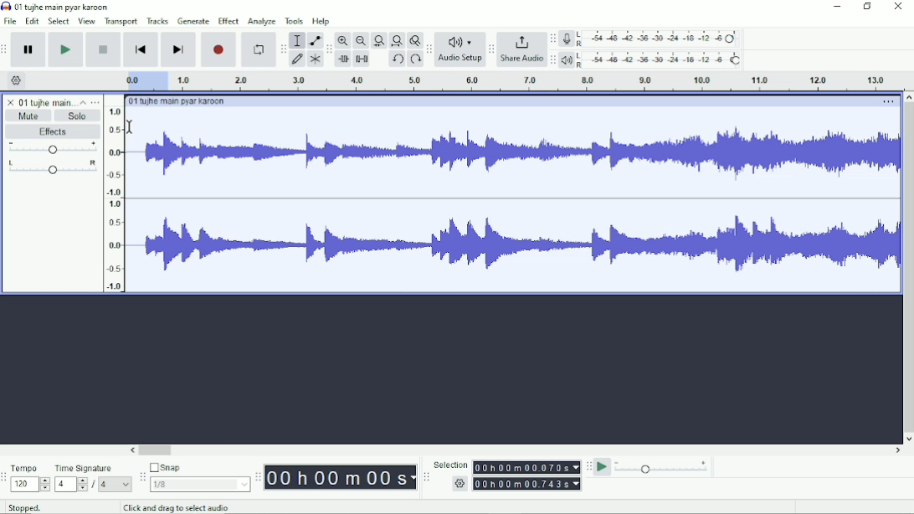 This screenshot has height=514, width=914. I want to click on Select, so click(59, 21).